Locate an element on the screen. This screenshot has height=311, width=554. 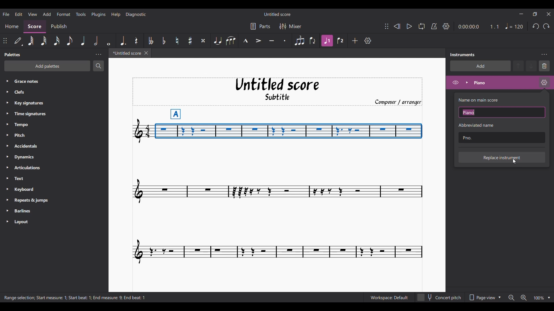
Toggle double flat is located at coordinates (151, 41).